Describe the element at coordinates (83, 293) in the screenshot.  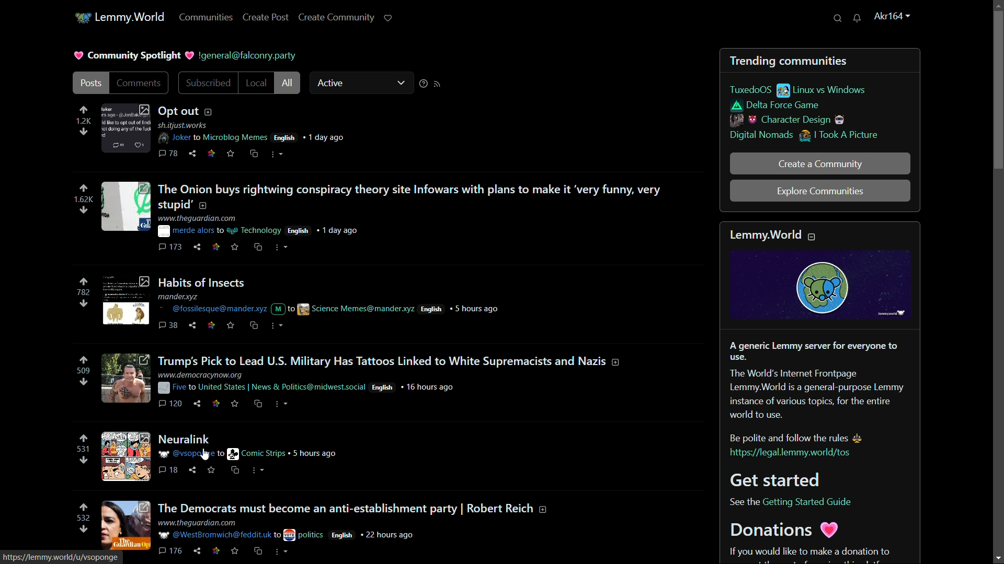
I see `number of votes` at that location.